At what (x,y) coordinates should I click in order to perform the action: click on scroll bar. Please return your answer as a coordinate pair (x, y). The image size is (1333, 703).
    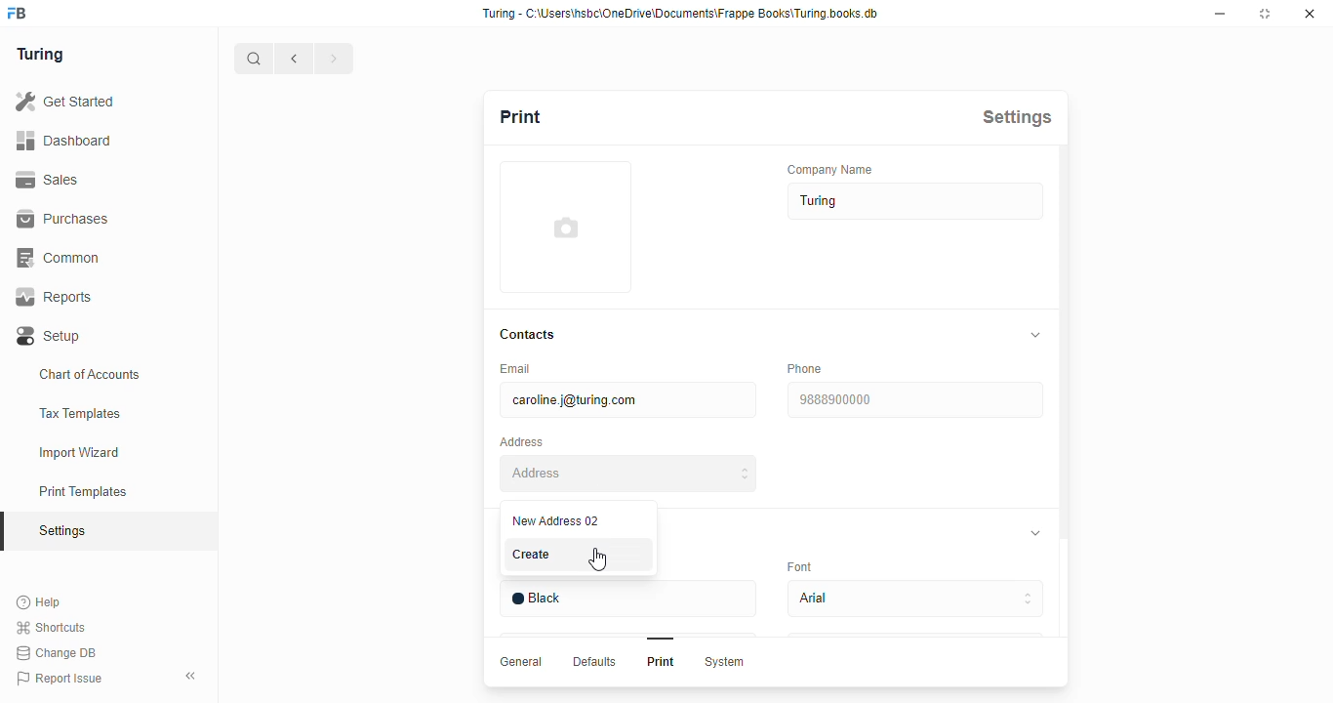
    Looking at the image, I should click on (1065, 416).